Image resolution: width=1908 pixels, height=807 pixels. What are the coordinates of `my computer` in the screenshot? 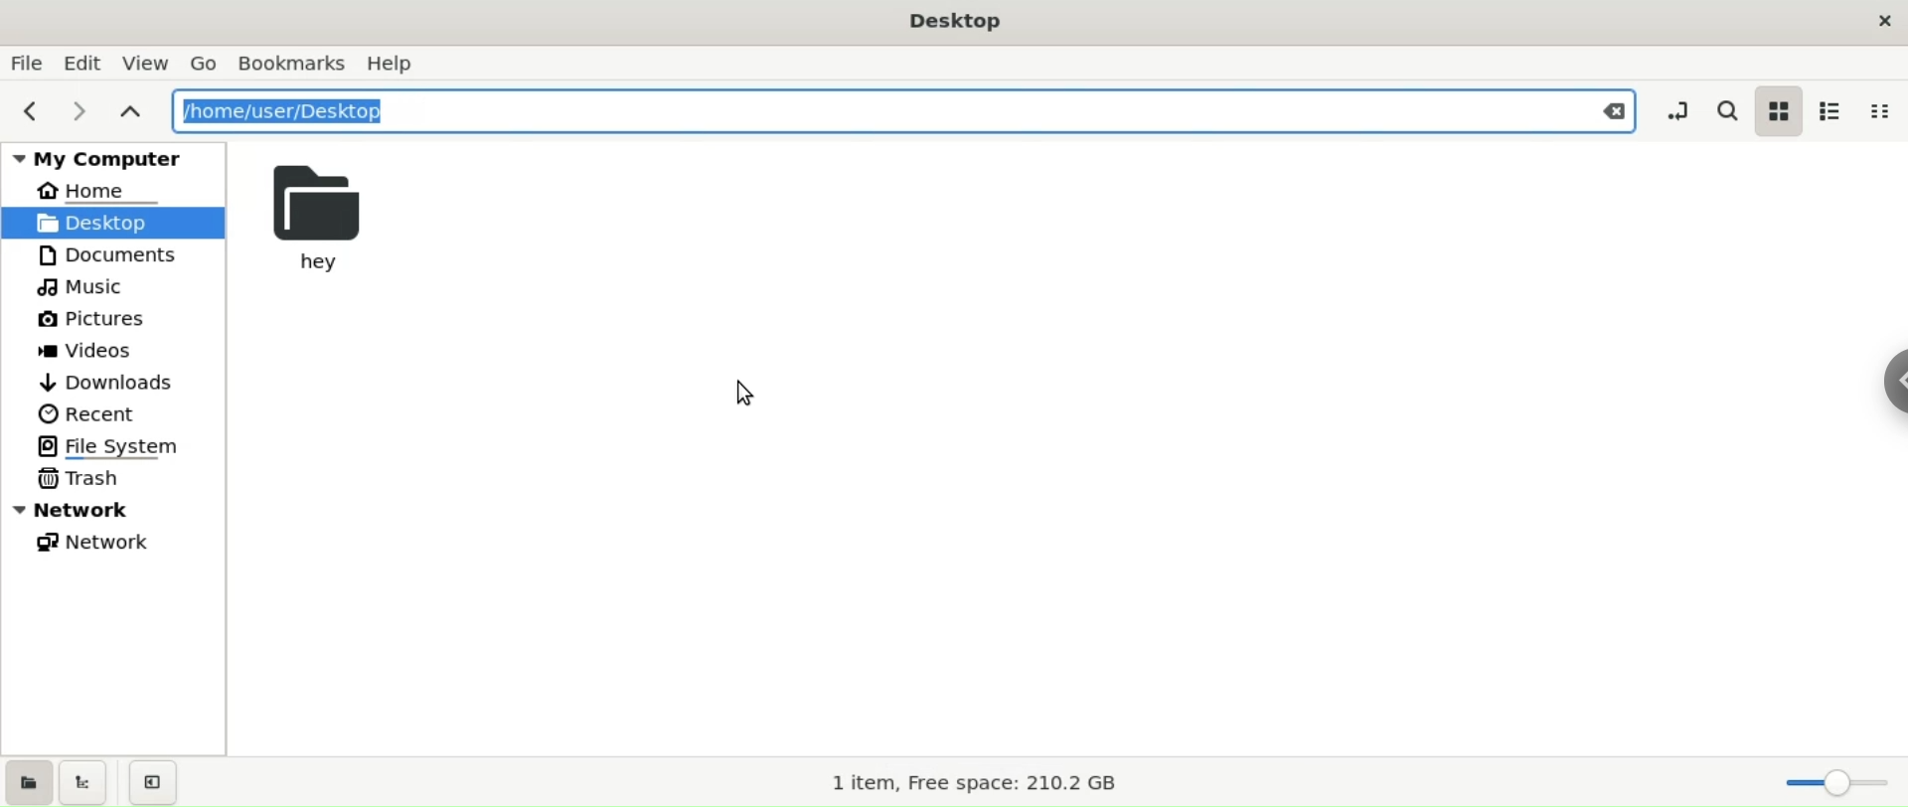 It's located at (111, 156).